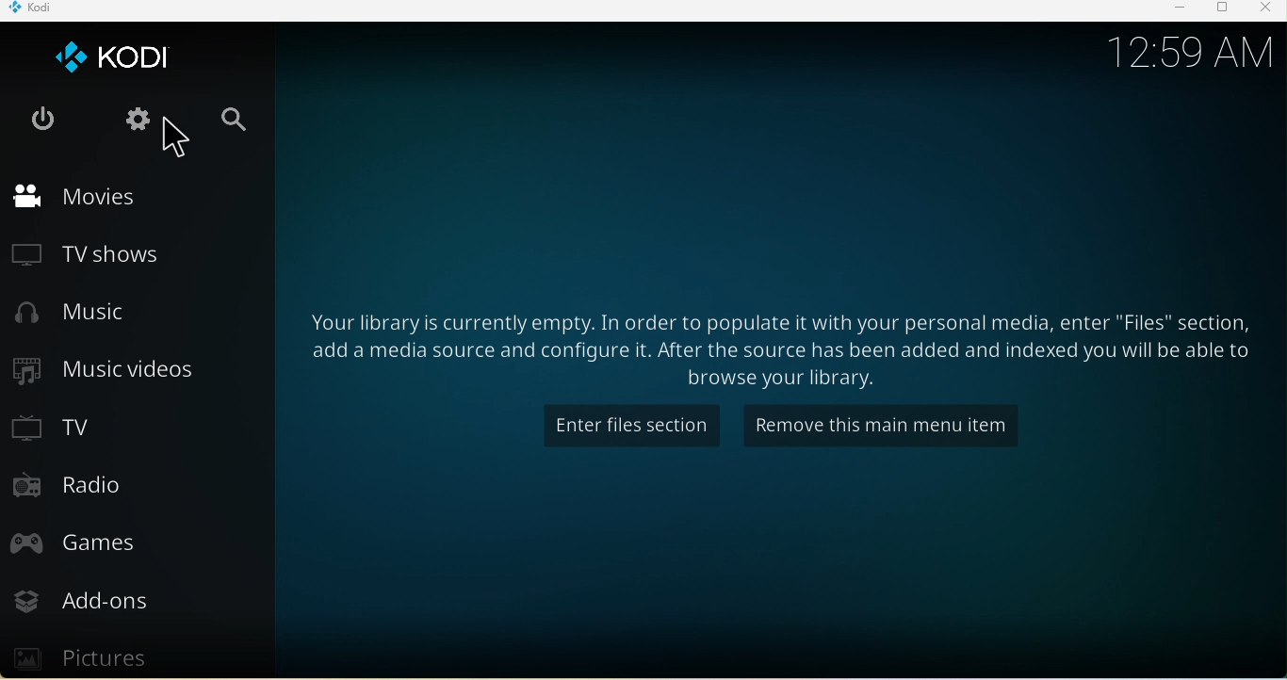 This screenshot has height=680, width=1287. What do you see at coordinates (97, 314) in the screenshot?
I see `Music` at bounding box center [97, 314].